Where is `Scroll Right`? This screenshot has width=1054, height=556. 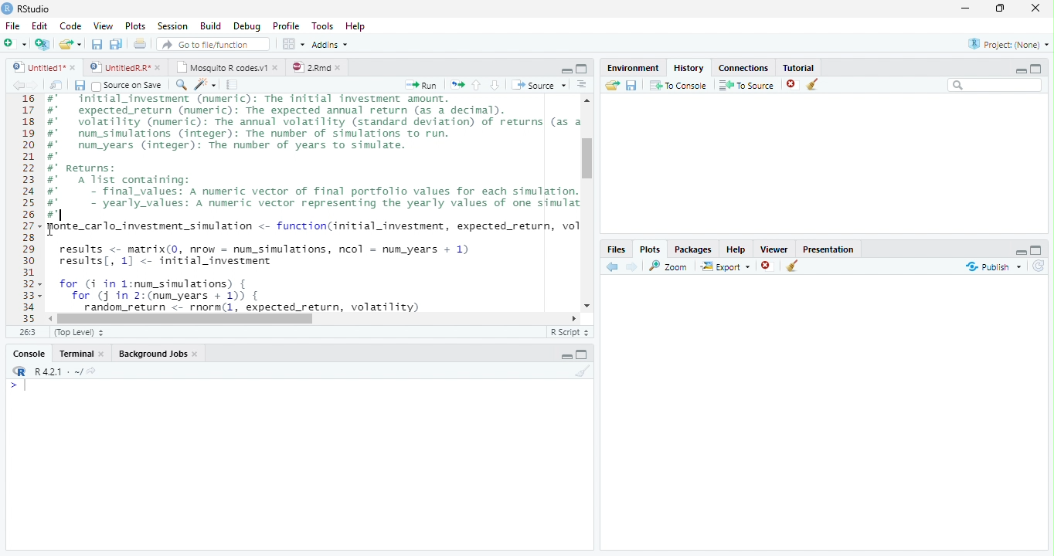 Scroll Right is located at coordinates (574, 317).